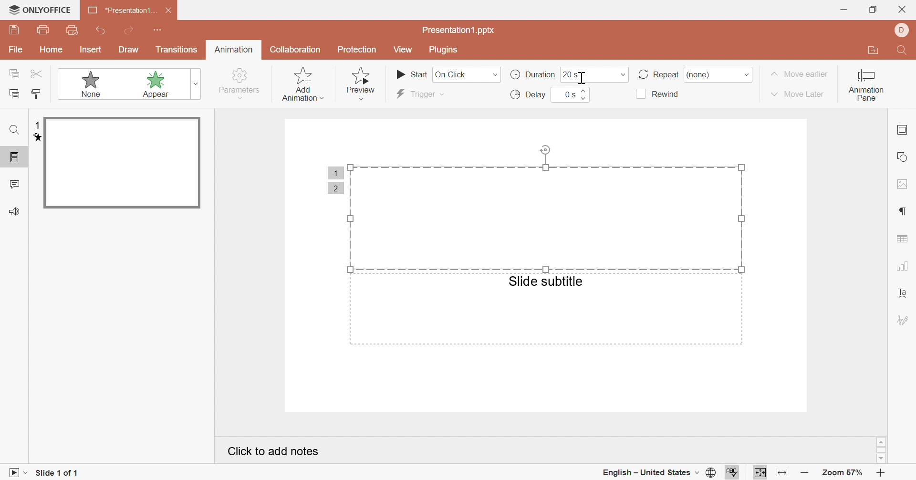  What do you see at coordinates (412, 73) in the screenshot?
I see `start` at bounding box center [412, 73].